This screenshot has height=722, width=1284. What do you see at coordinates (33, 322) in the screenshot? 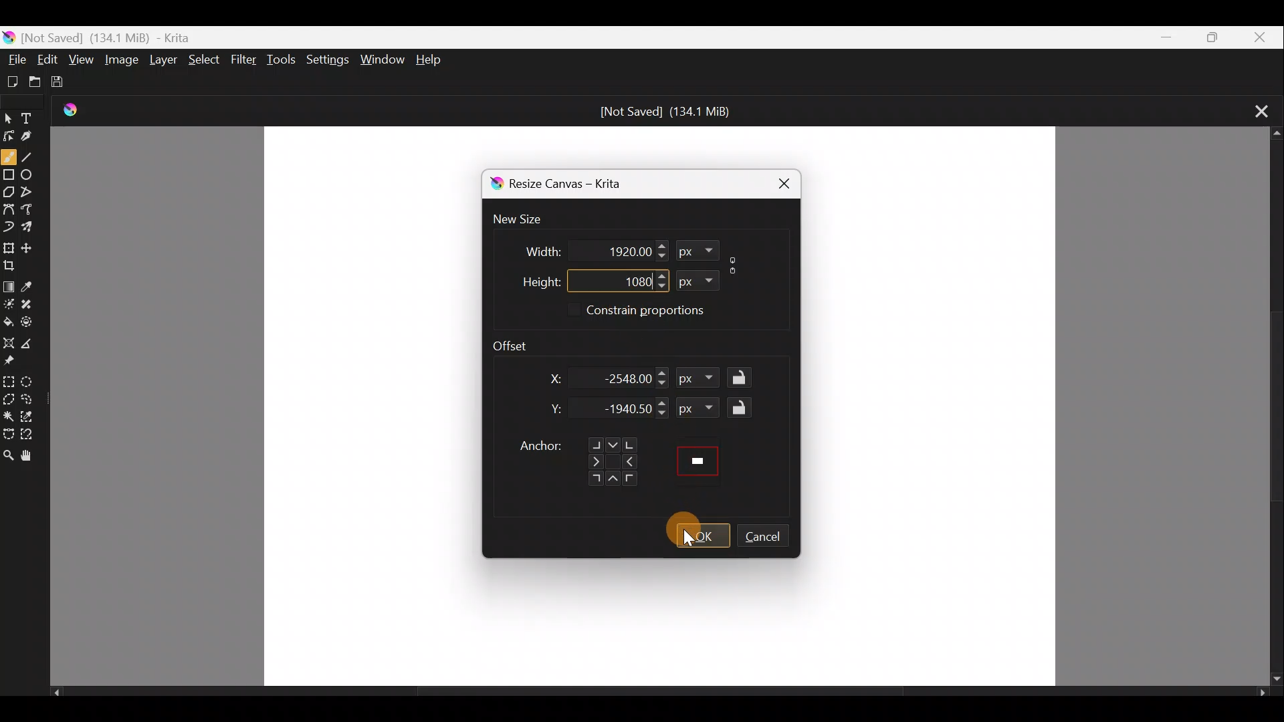
I see `Enclose & fill tool` at bounding box center [33, 322].